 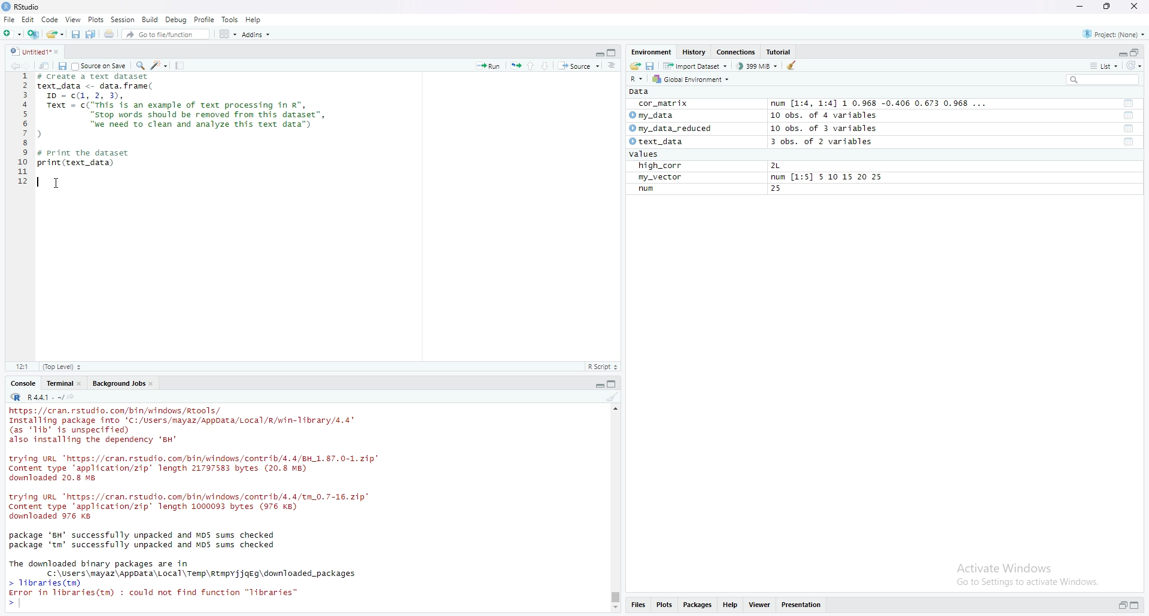 What do you see at coordinates (37, 398) in the screenshot?
I see `R.4.4.1` at bounding box center [37, 398].